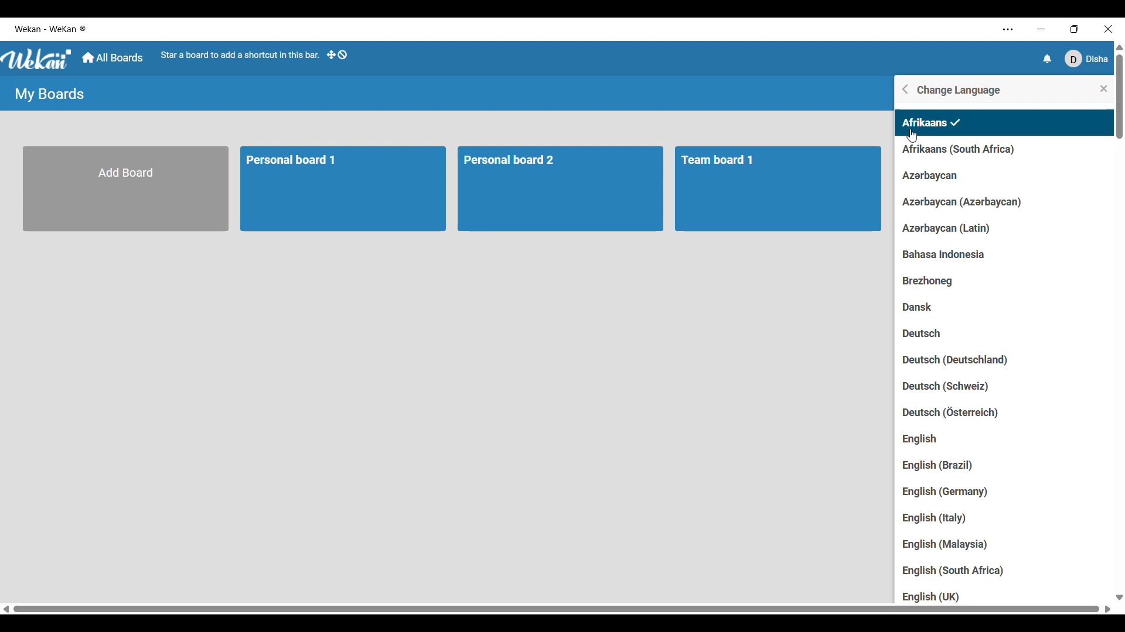  I want to click on Cursor, so click(912, 136).